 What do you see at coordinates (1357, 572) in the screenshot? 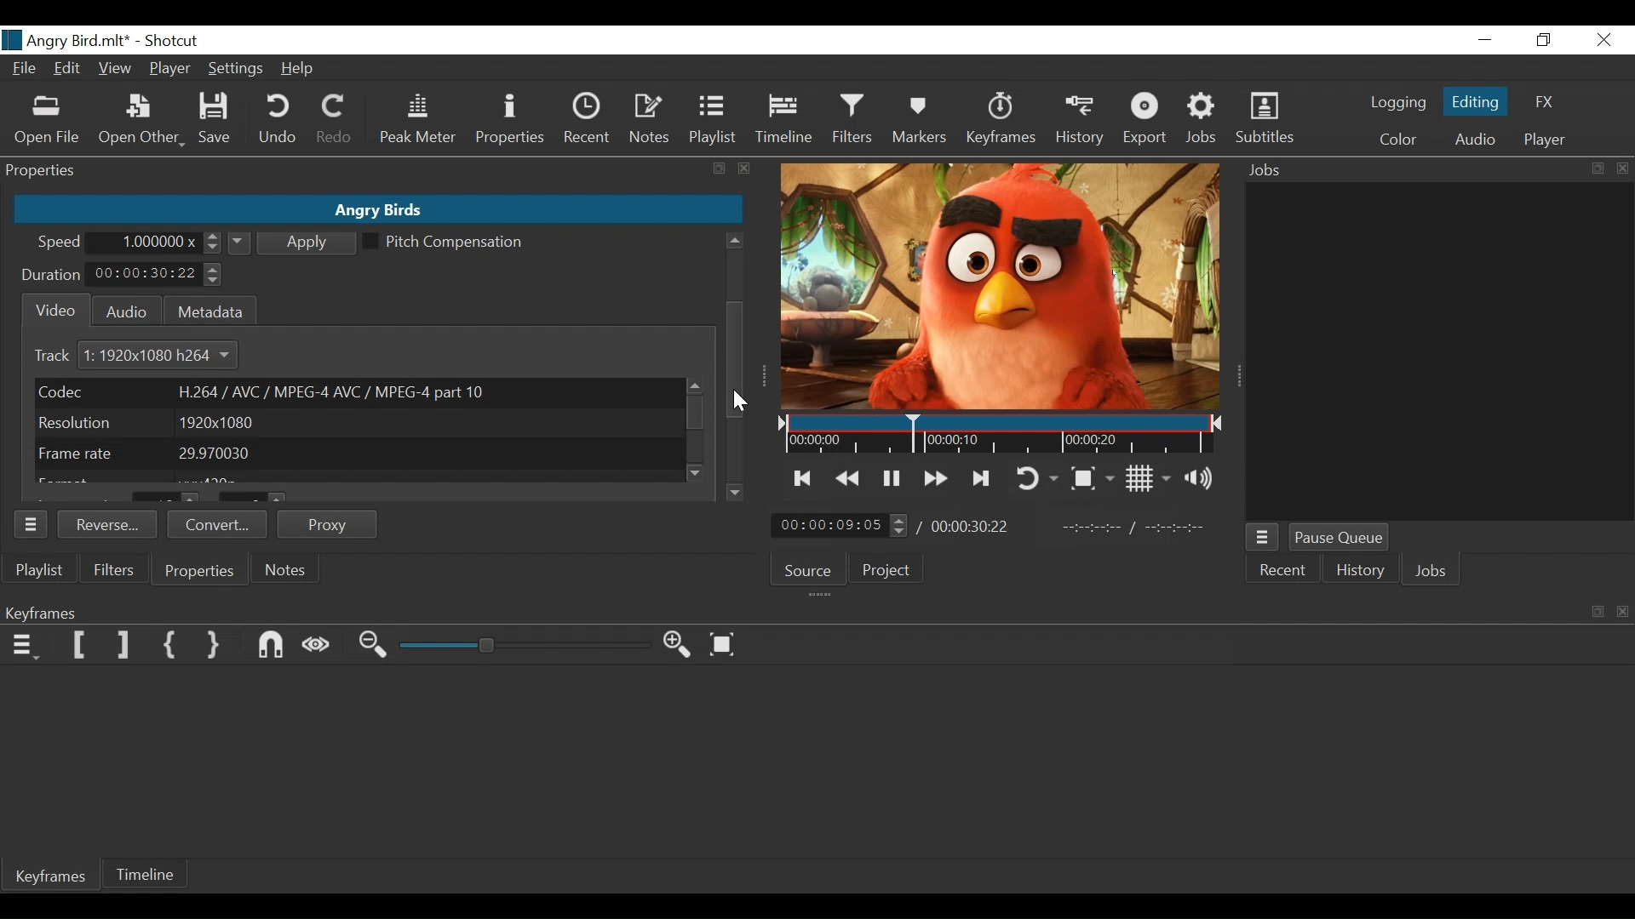
I see `History` at bounding box center [1357, 572].